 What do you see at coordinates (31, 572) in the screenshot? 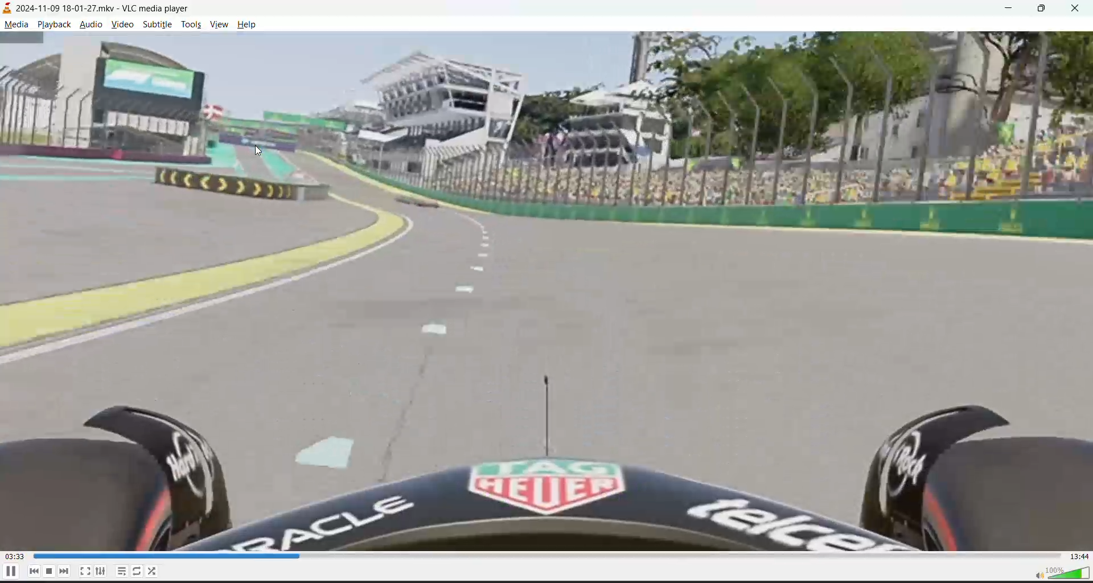
I see `previous` at bounding box center [31, 572].